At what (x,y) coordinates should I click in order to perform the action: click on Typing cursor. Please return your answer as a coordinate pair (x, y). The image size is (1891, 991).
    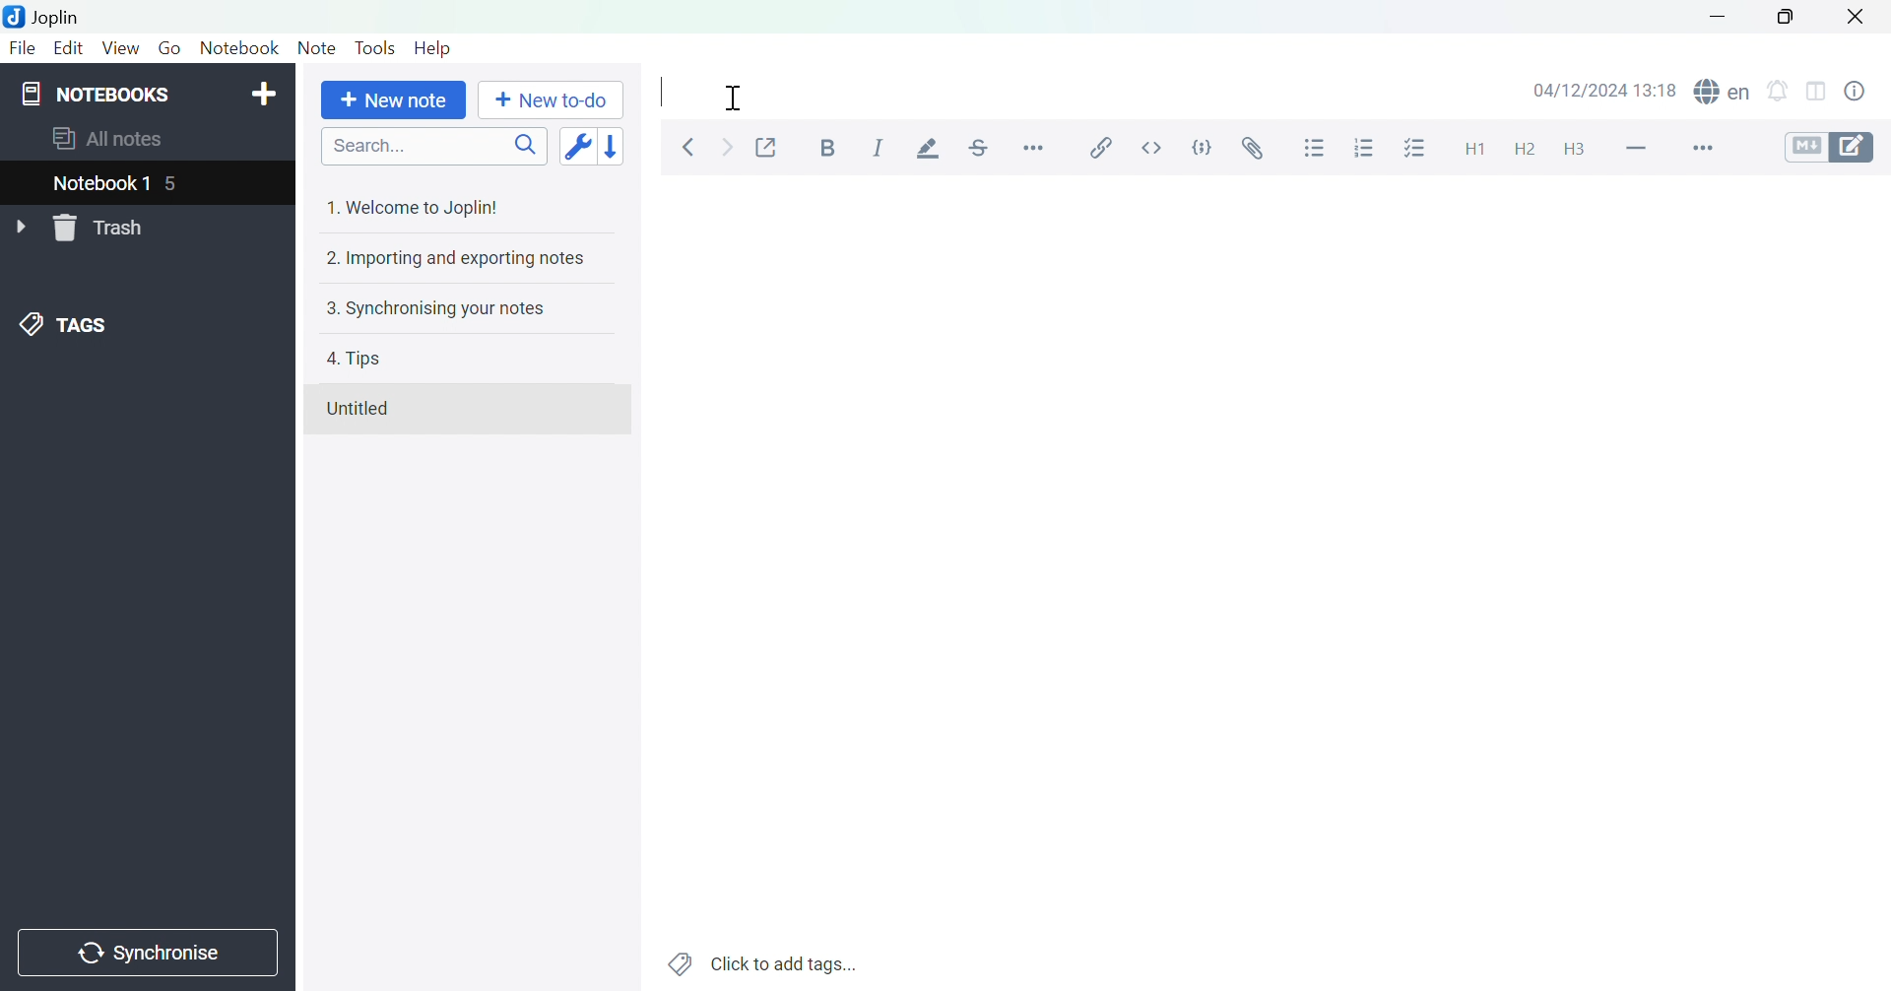
    Looking at the image, I should click on (664, 92).